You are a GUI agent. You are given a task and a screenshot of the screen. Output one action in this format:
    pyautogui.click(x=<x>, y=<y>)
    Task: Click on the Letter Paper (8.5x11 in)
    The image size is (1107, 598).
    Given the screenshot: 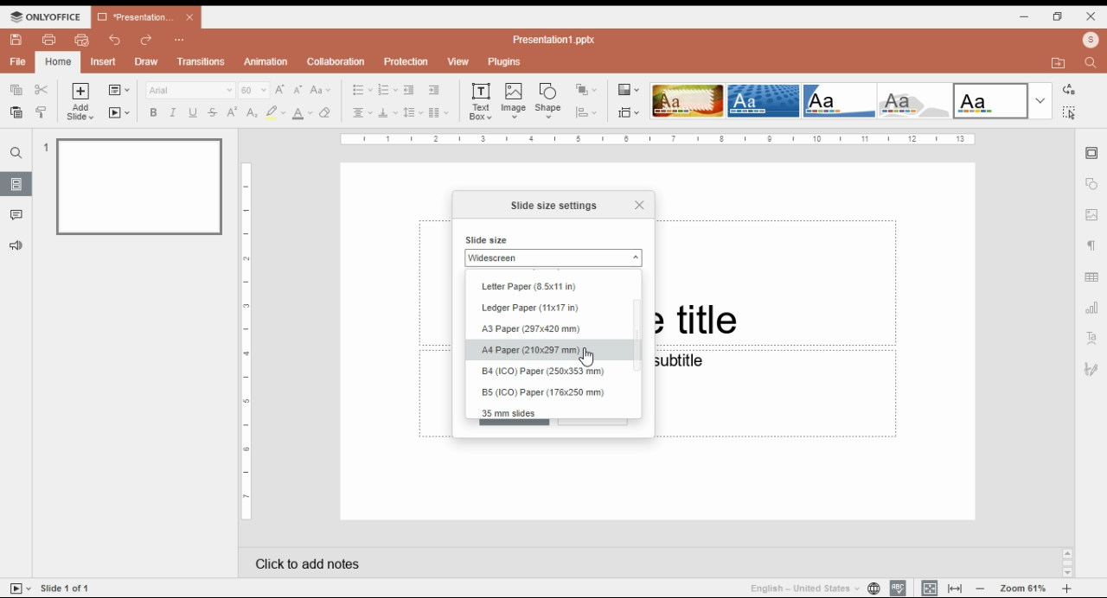 What is the action you would take?
    pyautogui.click(x=529, y=288)
    